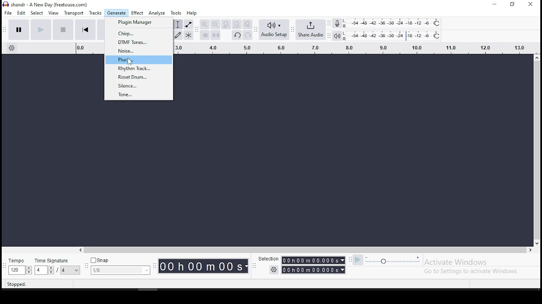  Describe the element at coordinates (192, 13) in the screenshot. I see `help` at that location.